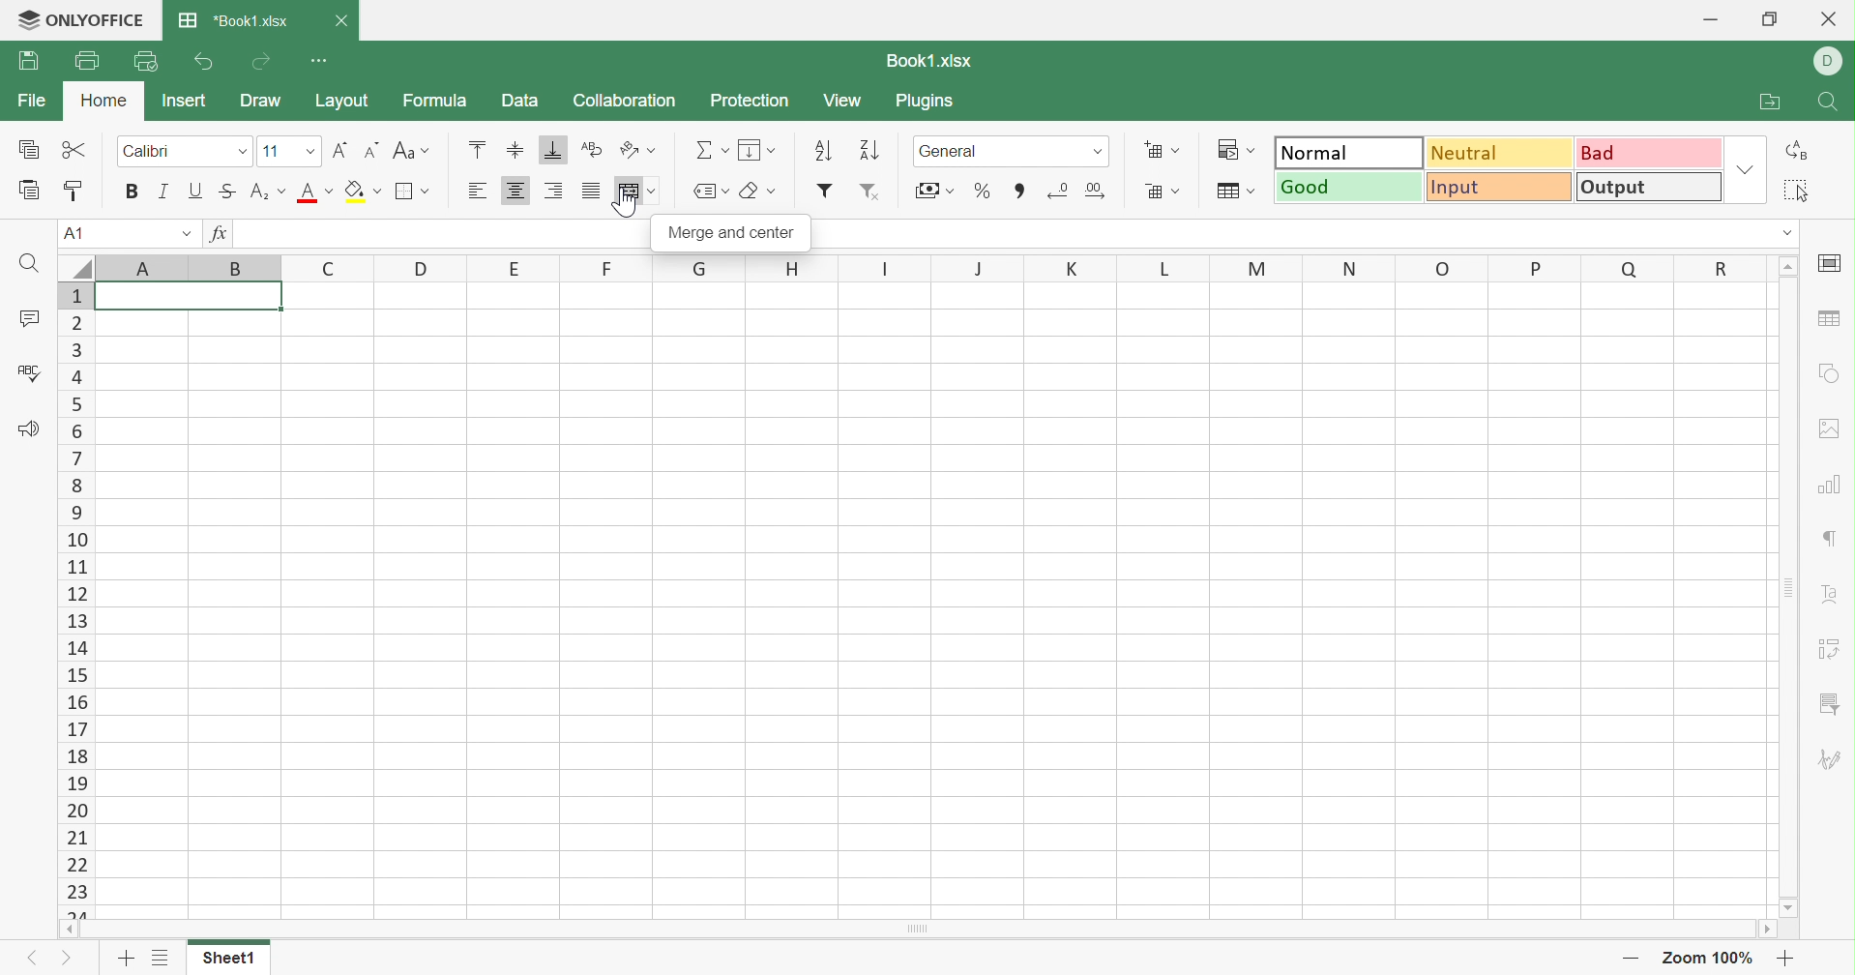 The image size is (1855, 975). I want to click on Copy Style, so click(76, 188).